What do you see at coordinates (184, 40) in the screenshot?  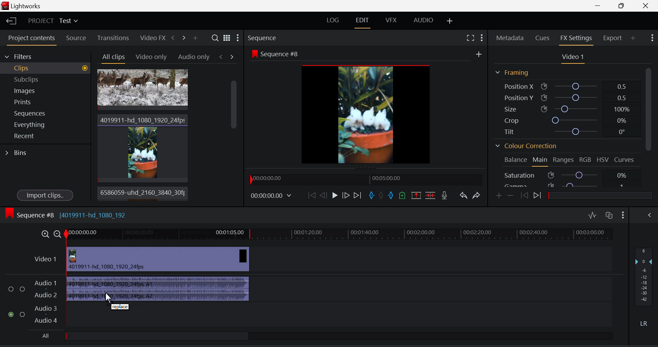 I see `Next Panel` at bounding box center [184, 40].